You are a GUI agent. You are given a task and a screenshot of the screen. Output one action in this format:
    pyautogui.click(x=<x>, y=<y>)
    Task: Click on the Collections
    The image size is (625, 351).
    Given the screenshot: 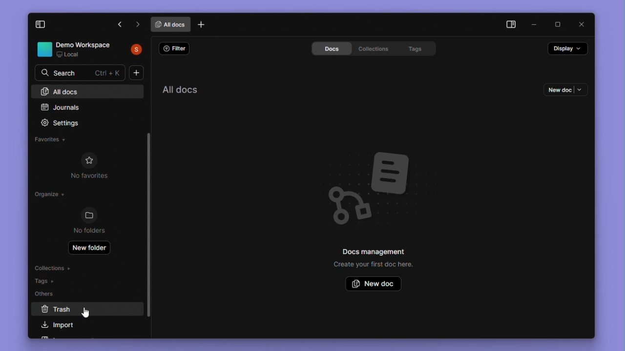 What is the action you would take?
    pyautogui.click(x=55, y=267)
    